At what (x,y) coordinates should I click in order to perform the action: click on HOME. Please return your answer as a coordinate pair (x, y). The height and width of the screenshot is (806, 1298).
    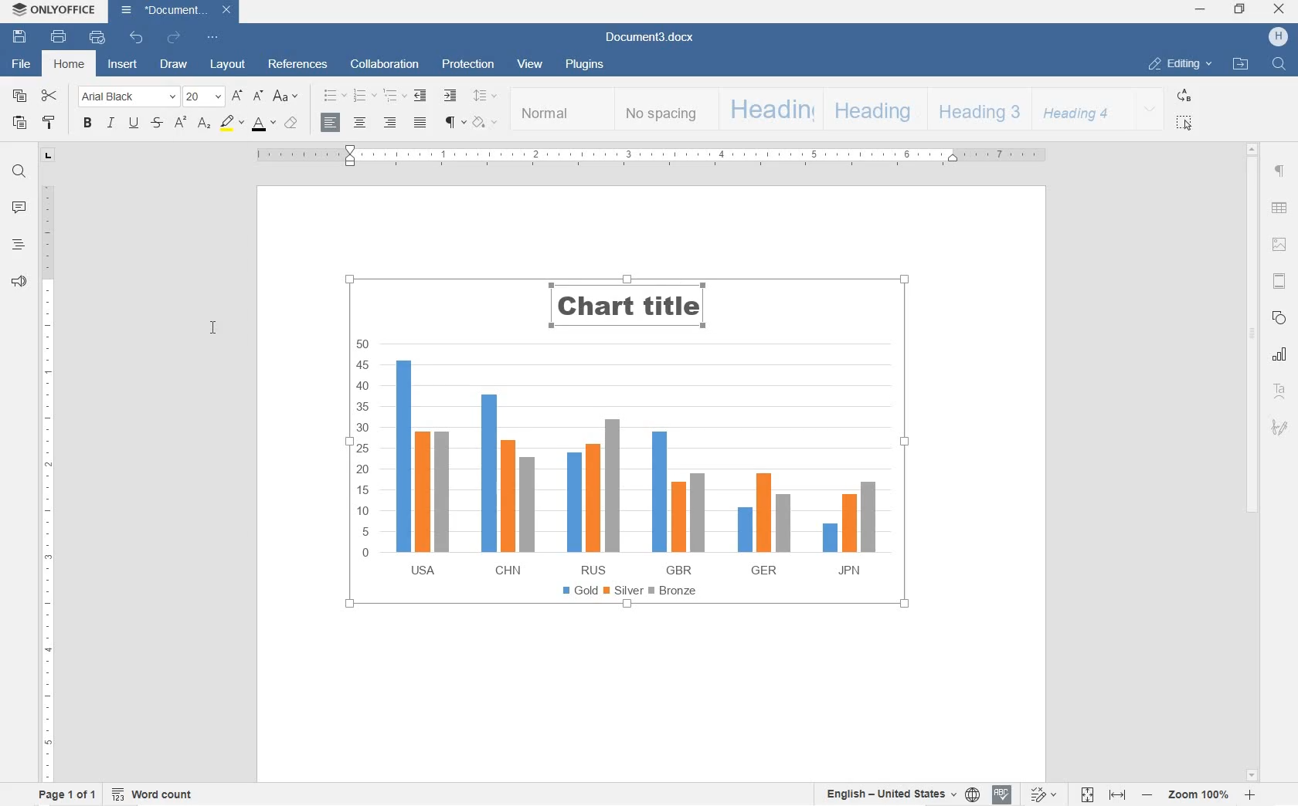
    Looking at the image, I should click on (69, 66).